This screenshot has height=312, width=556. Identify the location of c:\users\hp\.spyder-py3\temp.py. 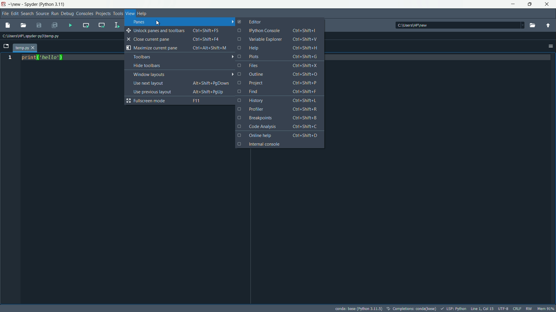
(32, 37).